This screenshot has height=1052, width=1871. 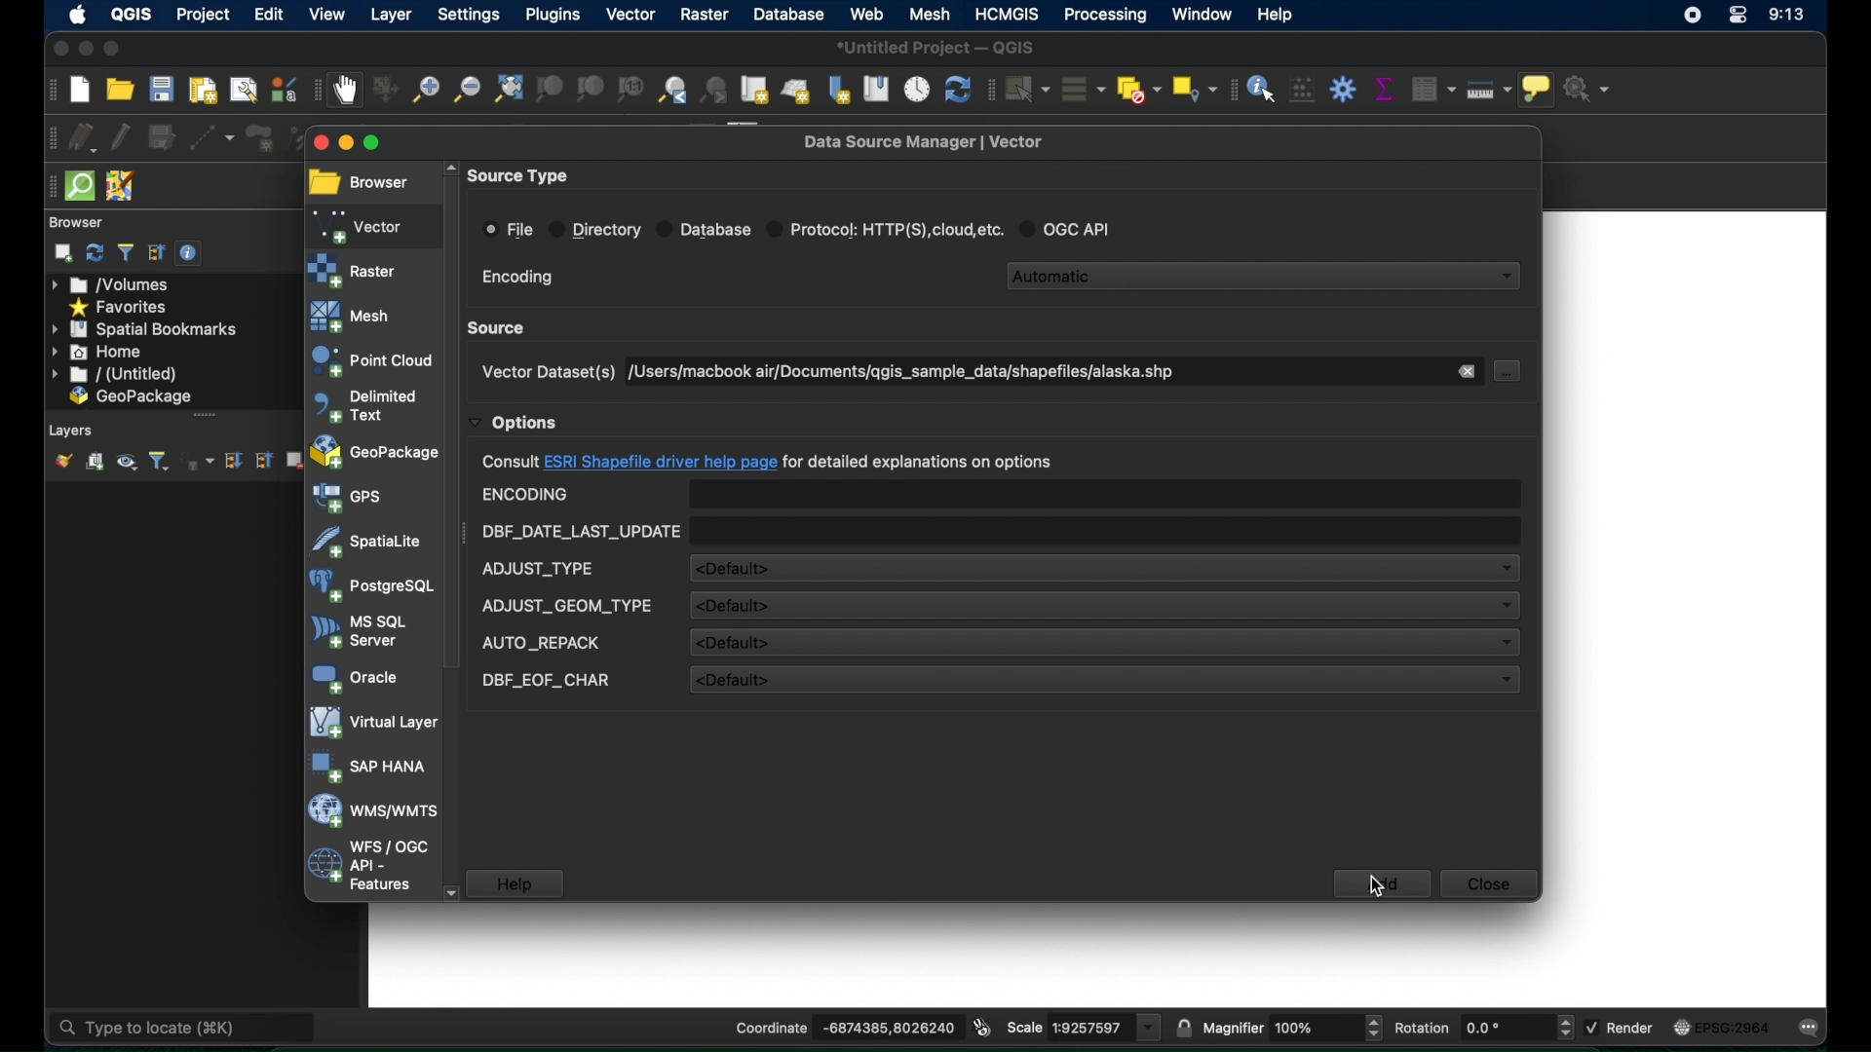 I want to click on addselected layers, so click(x=62, y=253).